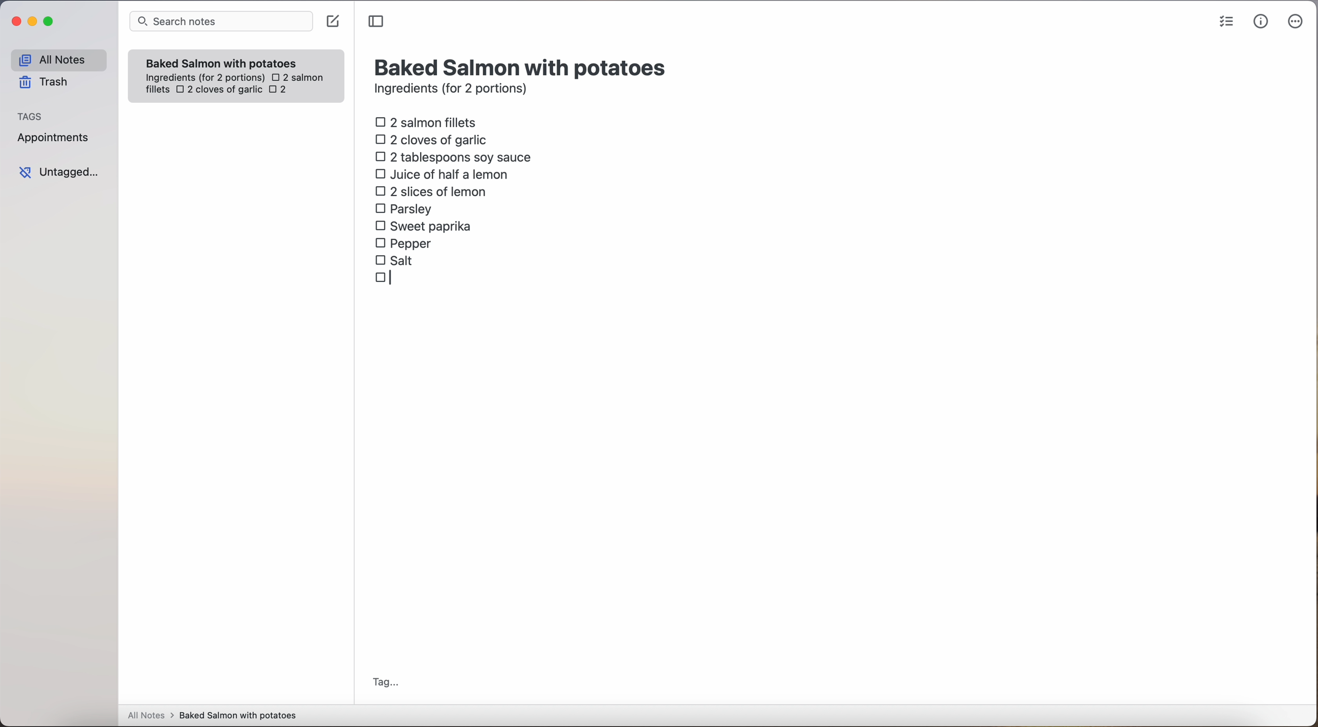 This screenshot has width=1318, height=727. I want to click on maximize, so click(50, 21).